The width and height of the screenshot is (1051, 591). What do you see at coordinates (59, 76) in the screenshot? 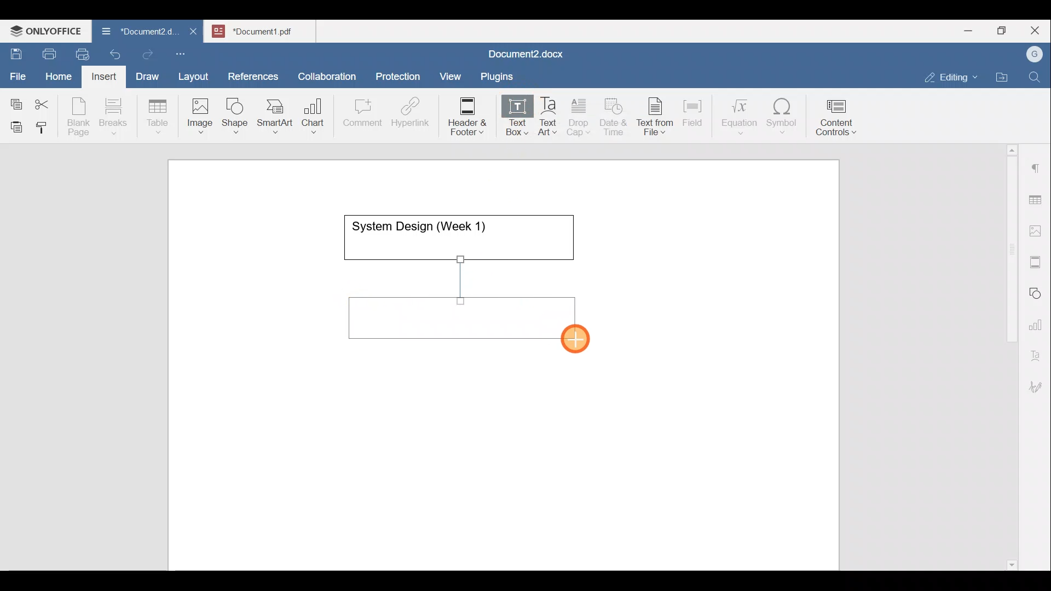
I see `Home` at bounding box center [59, 76].